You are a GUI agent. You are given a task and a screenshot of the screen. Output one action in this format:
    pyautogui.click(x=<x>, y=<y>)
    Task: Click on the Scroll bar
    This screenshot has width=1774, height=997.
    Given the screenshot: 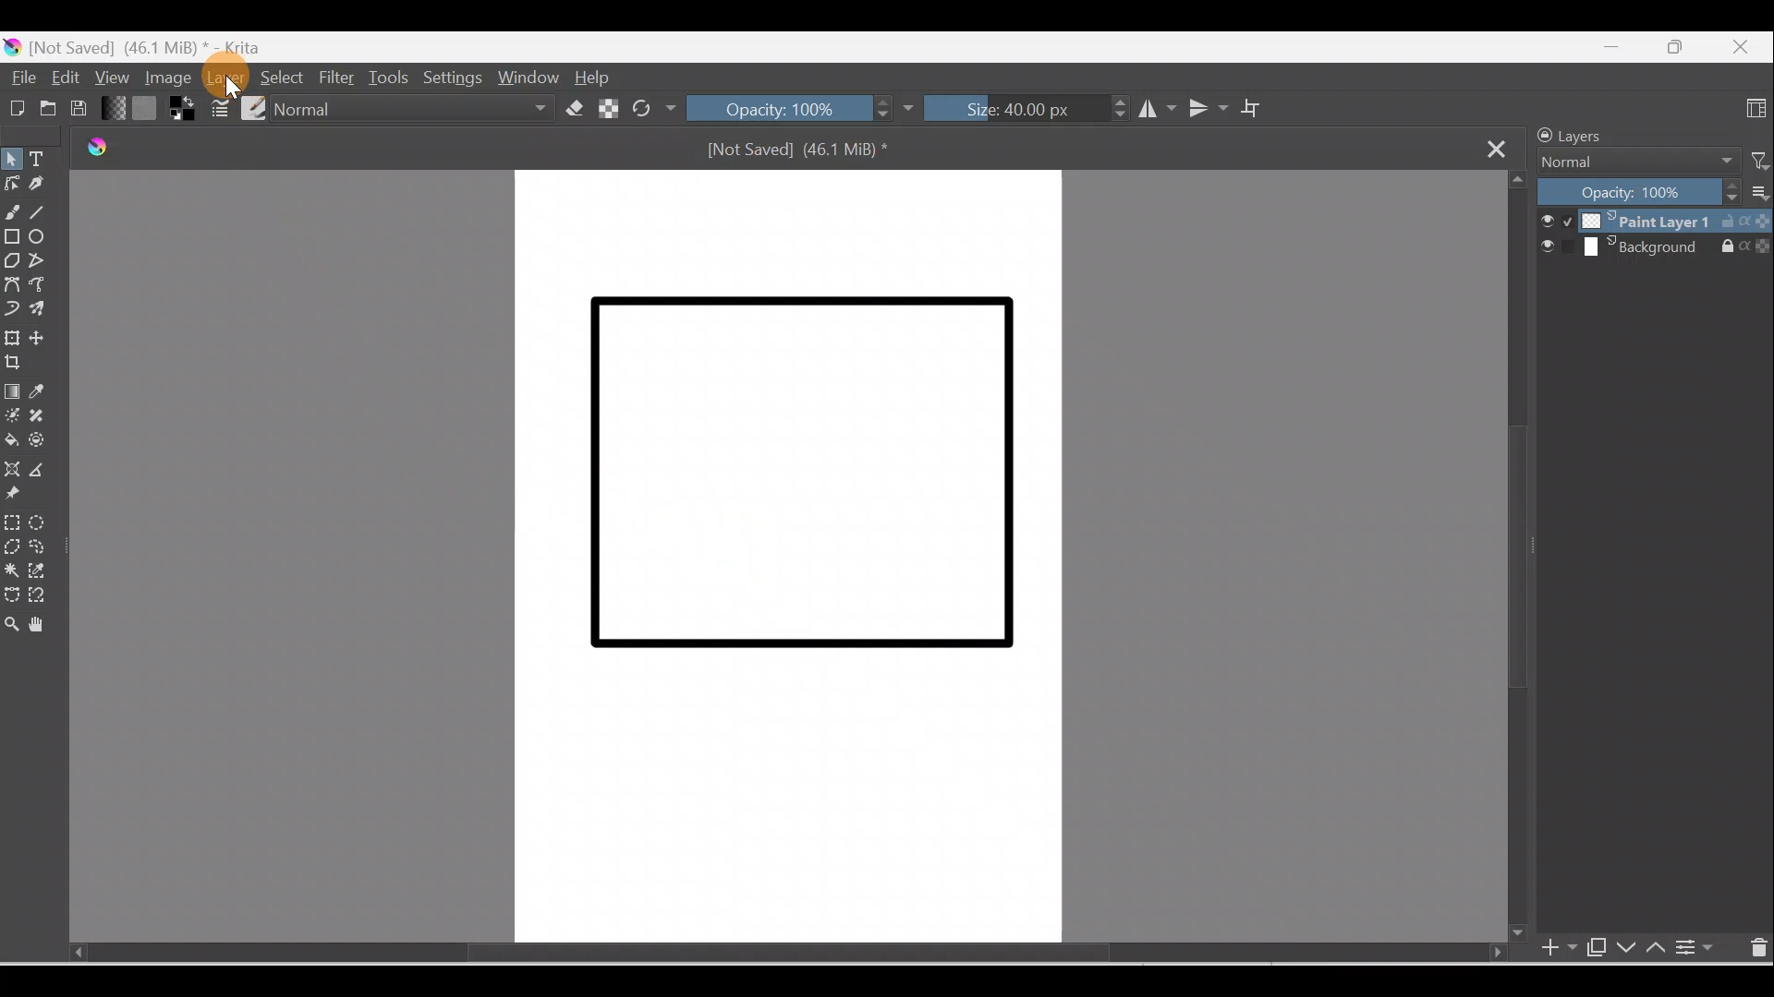 What is the action you would take?
    pyautogui.click(x=757, y=953)
    